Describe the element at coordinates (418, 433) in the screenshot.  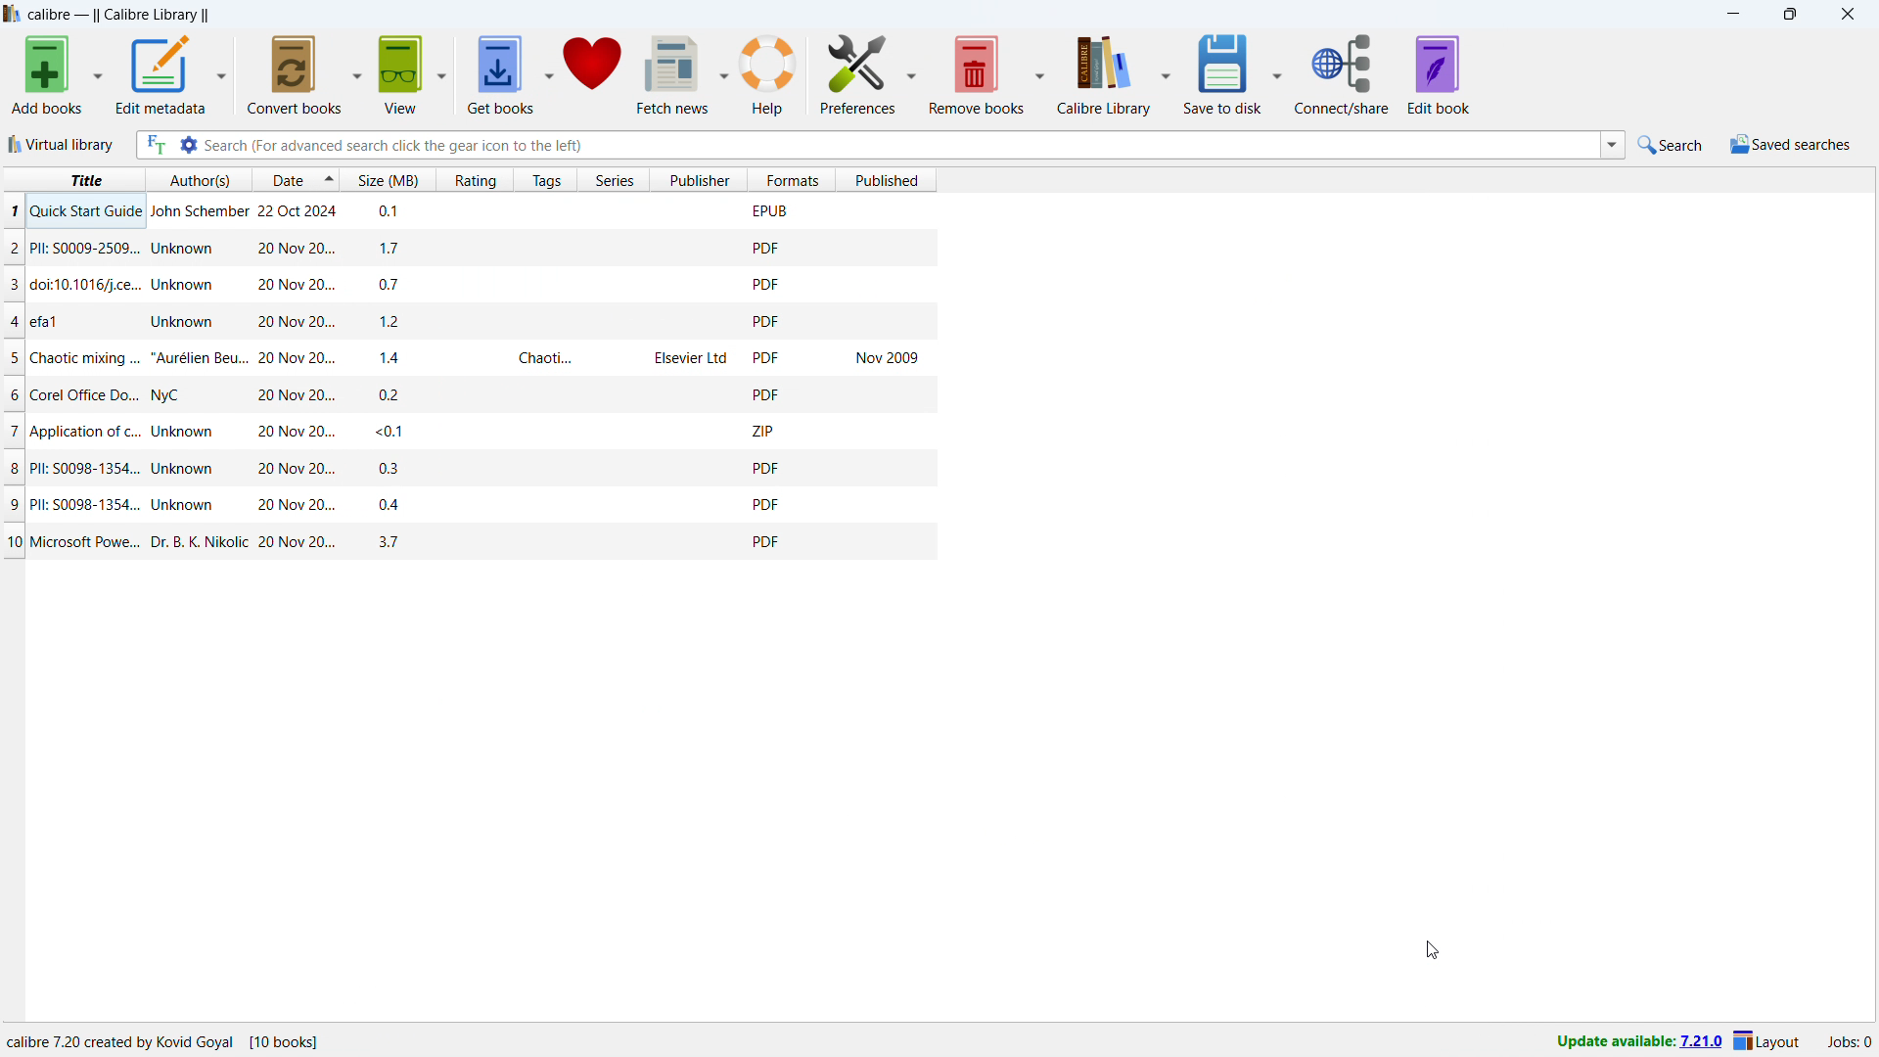
I see `7 | Application of c.. Unknown ~~ 20Nov20..  <0.1` at that location.